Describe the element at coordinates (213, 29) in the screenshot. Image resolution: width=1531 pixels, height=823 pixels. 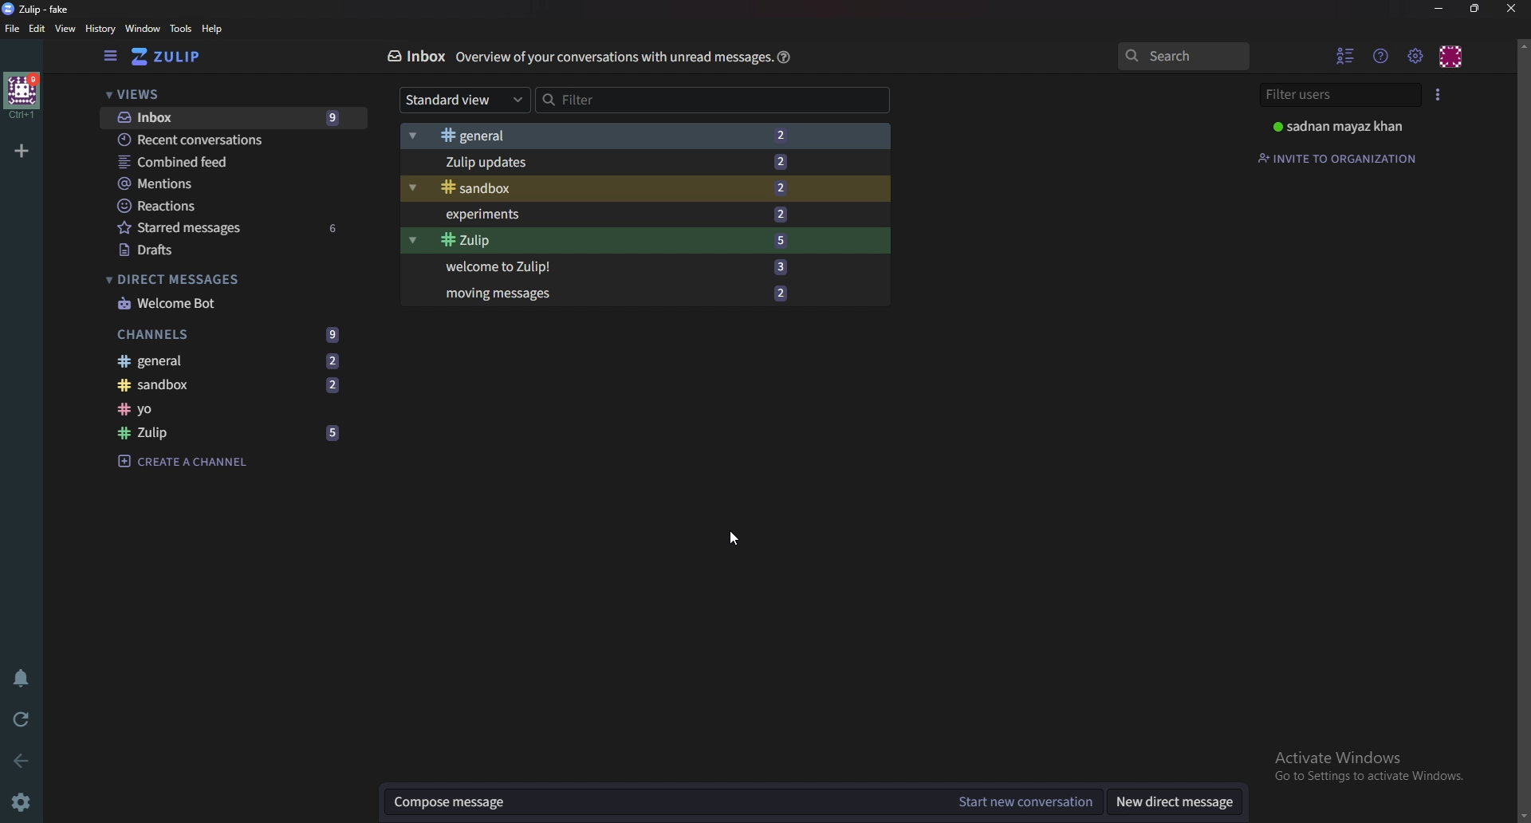
I see `help` at that location.